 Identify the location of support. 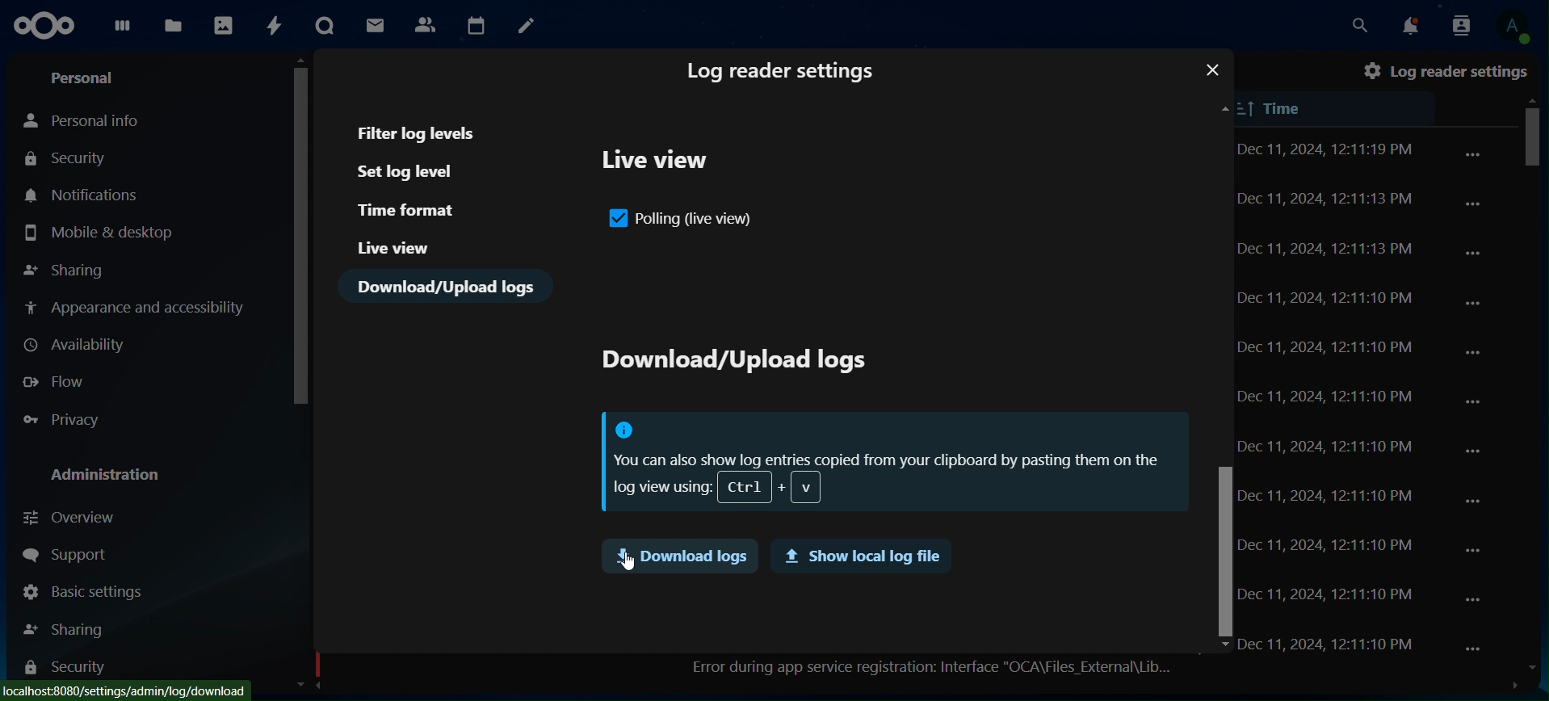
(64, 554).